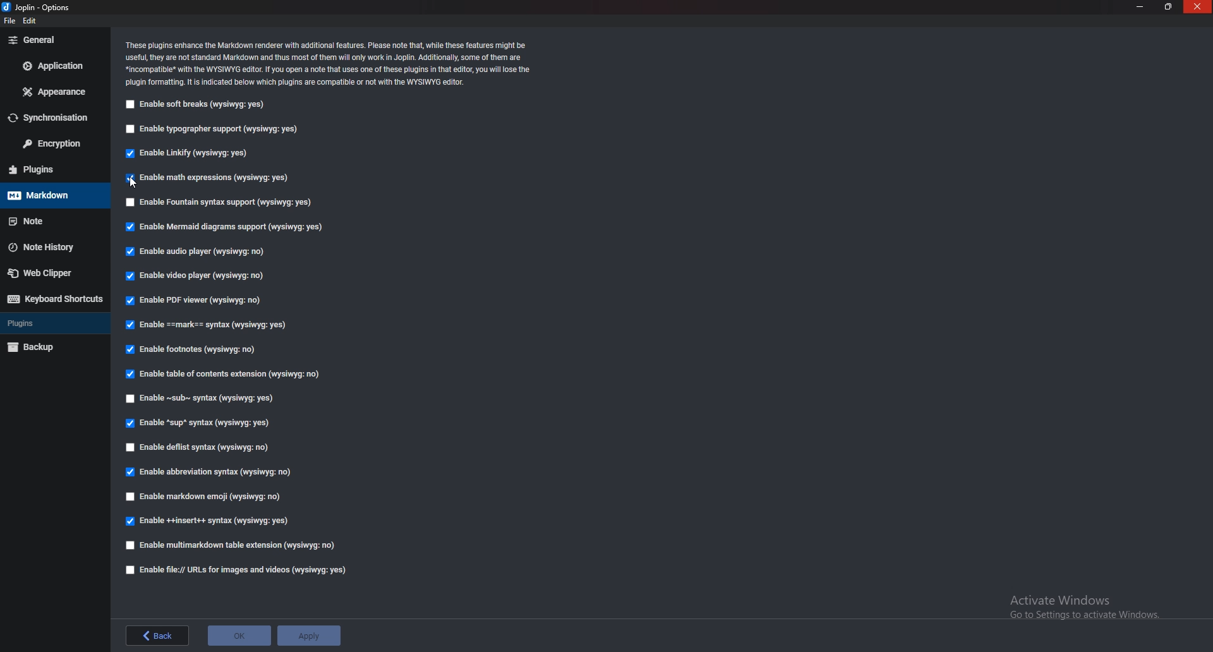 The width and height of the screenshot is (1213, 652). Describe the element at coordinates (238, 570) in the screenshot. I see `Enable file urls for images and videos` at that location.